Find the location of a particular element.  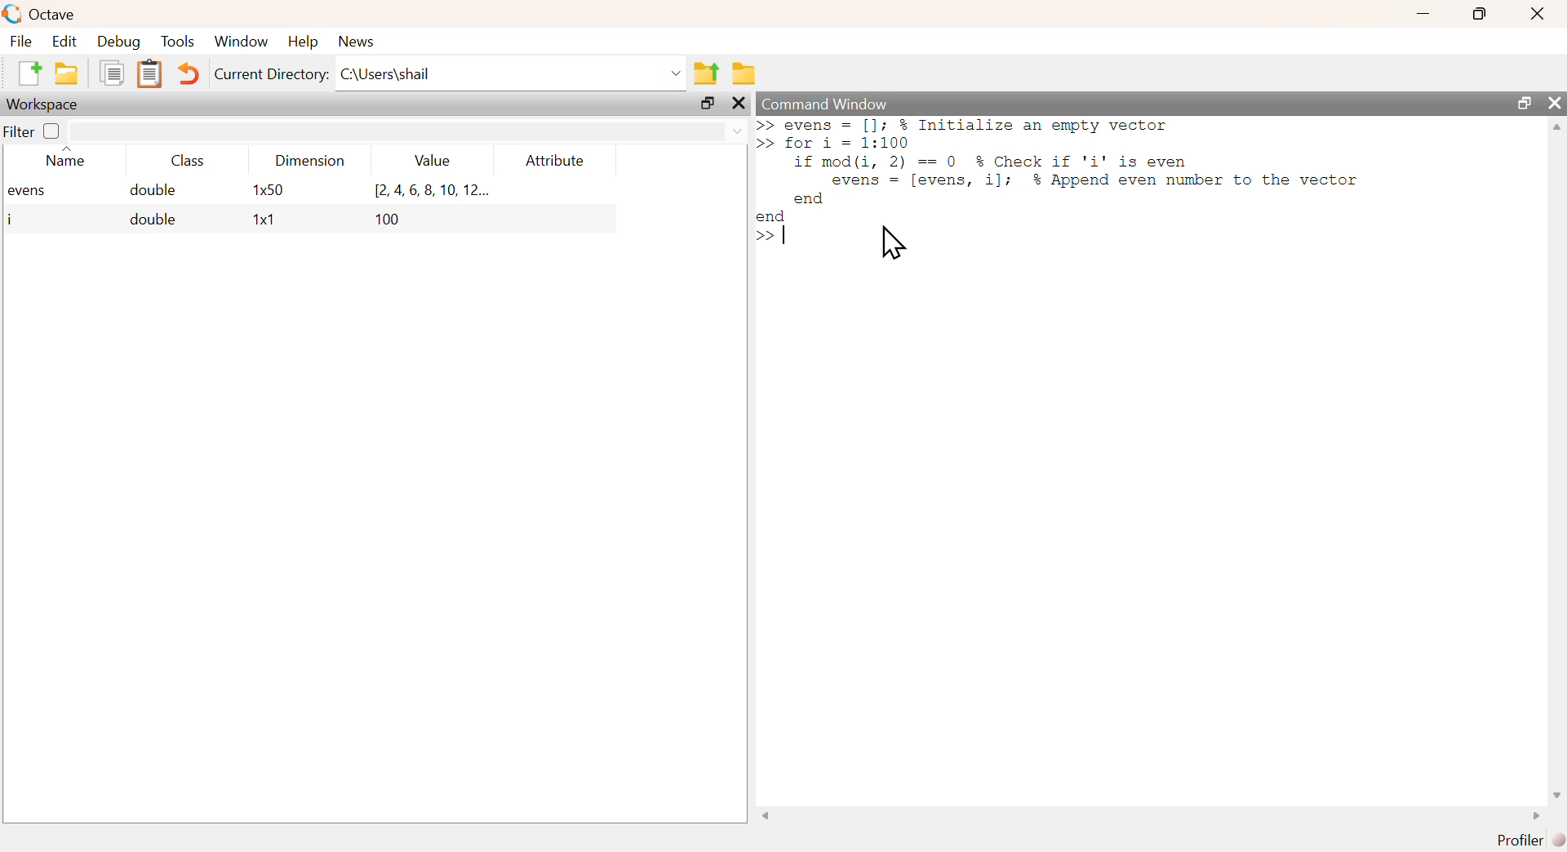

maximize is located at coordinates (703, 104).